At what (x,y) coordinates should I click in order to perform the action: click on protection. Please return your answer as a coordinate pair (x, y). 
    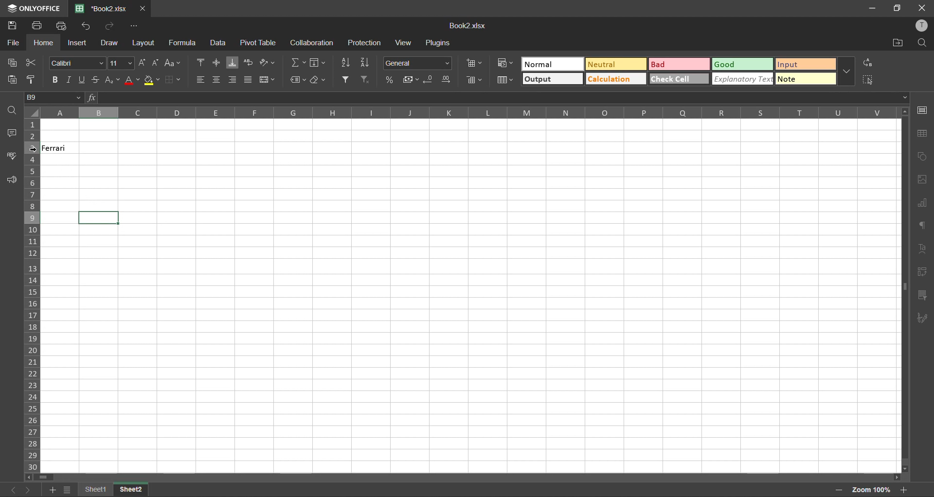
    Looking at the image, I should click on (366, 42).